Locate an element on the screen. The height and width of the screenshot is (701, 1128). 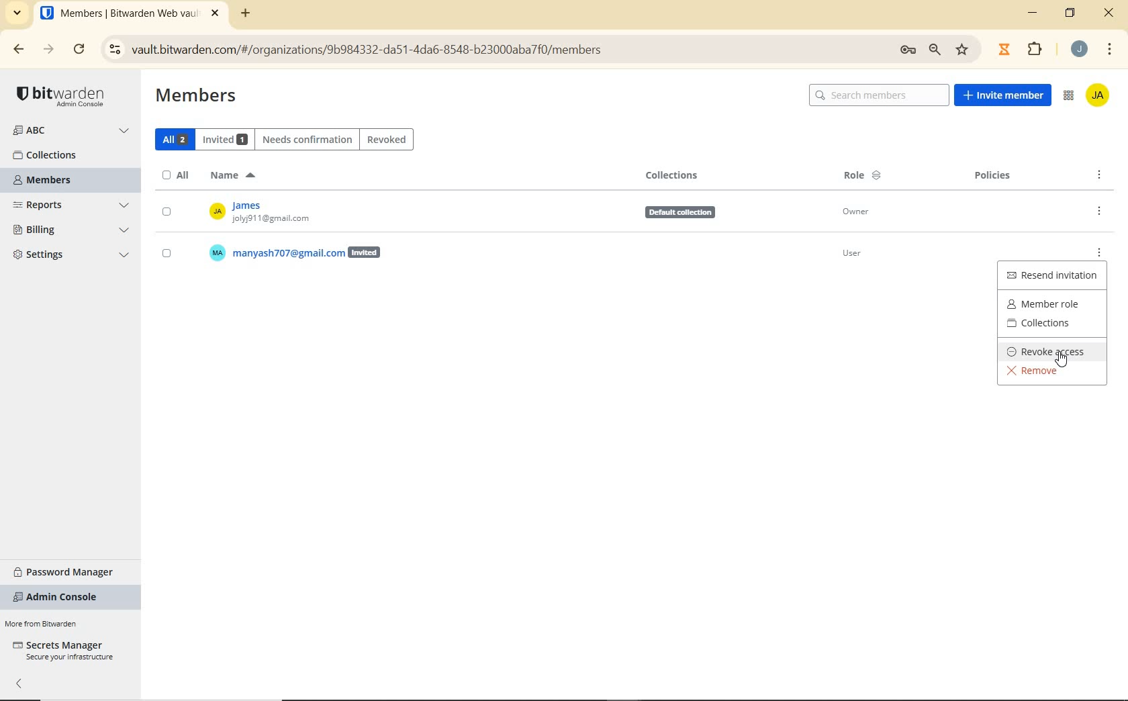
USER is located at coordinates (284, 252).